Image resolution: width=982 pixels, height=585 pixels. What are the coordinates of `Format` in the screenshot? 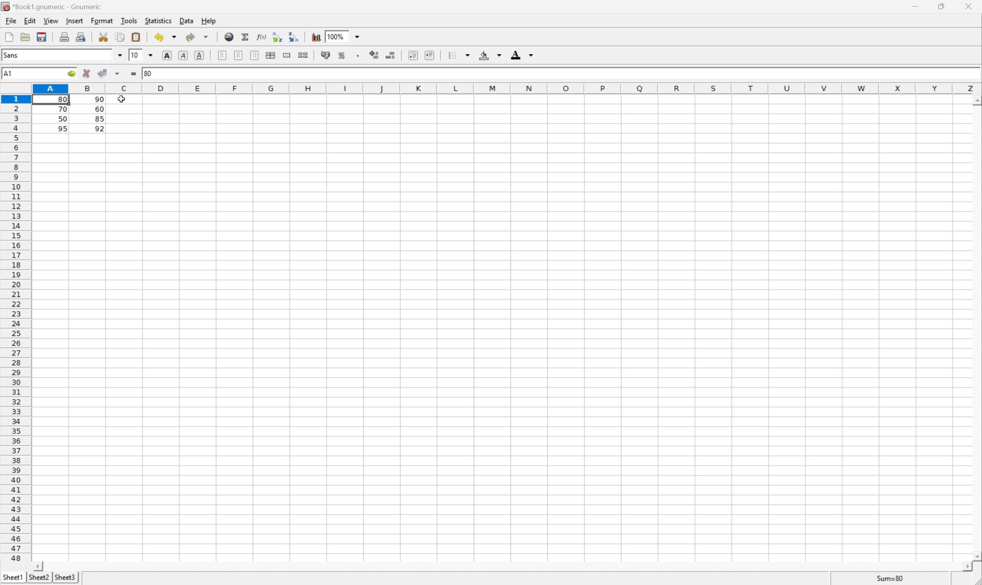 It's located at (102, 20).